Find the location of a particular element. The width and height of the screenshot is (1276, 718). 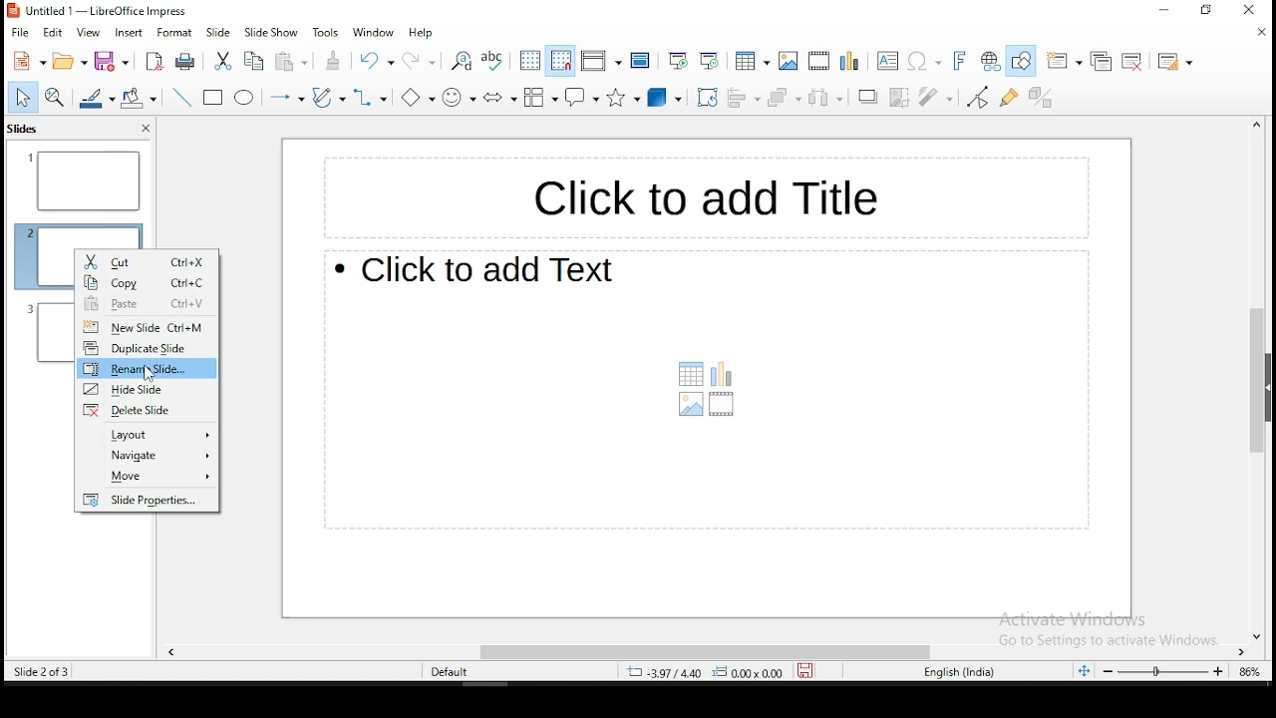

navigate is located at coordinates (149, 455).